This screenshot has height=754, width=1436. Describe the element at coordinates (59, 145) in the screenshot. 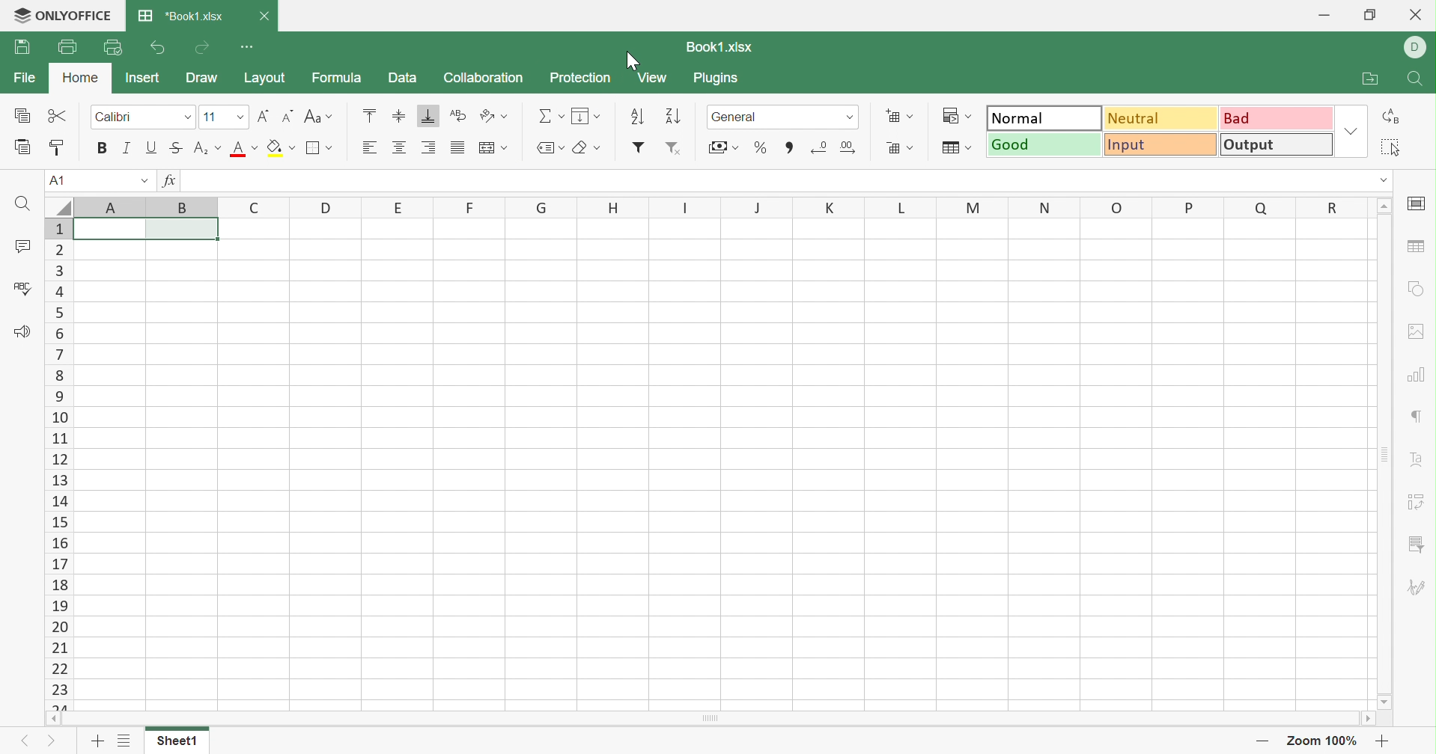

I see `Copy Style` at that location.